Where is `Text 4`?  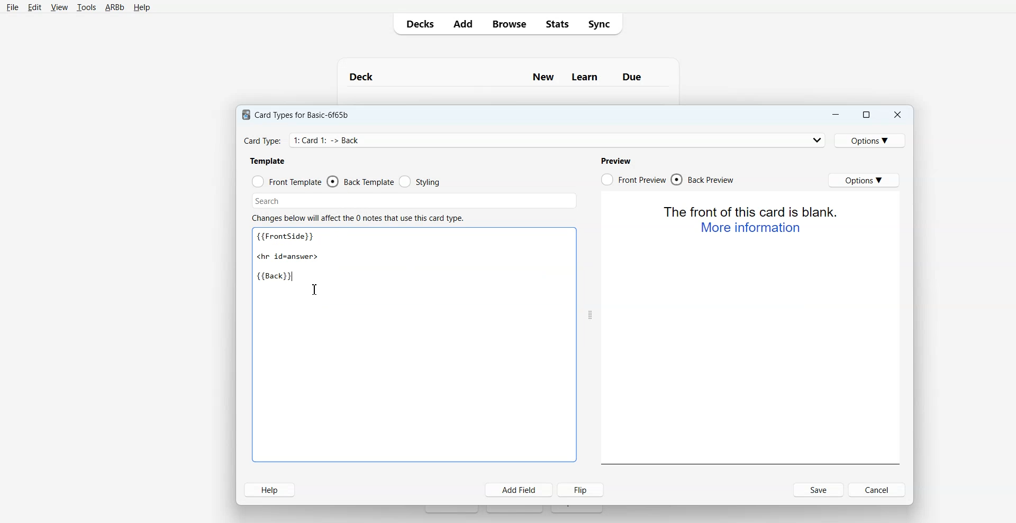 Text 4 is located at coordinates (618, 160).